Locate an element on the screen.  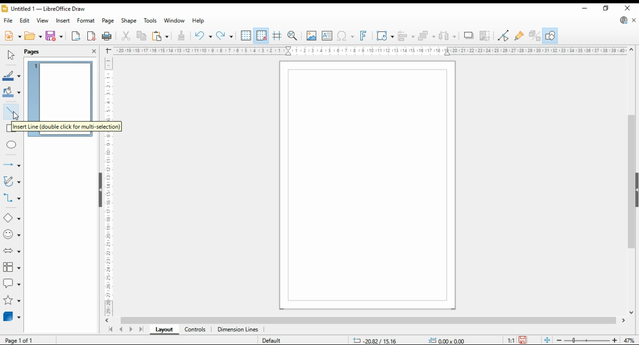
insert line message is located at coordinates (57, 127).